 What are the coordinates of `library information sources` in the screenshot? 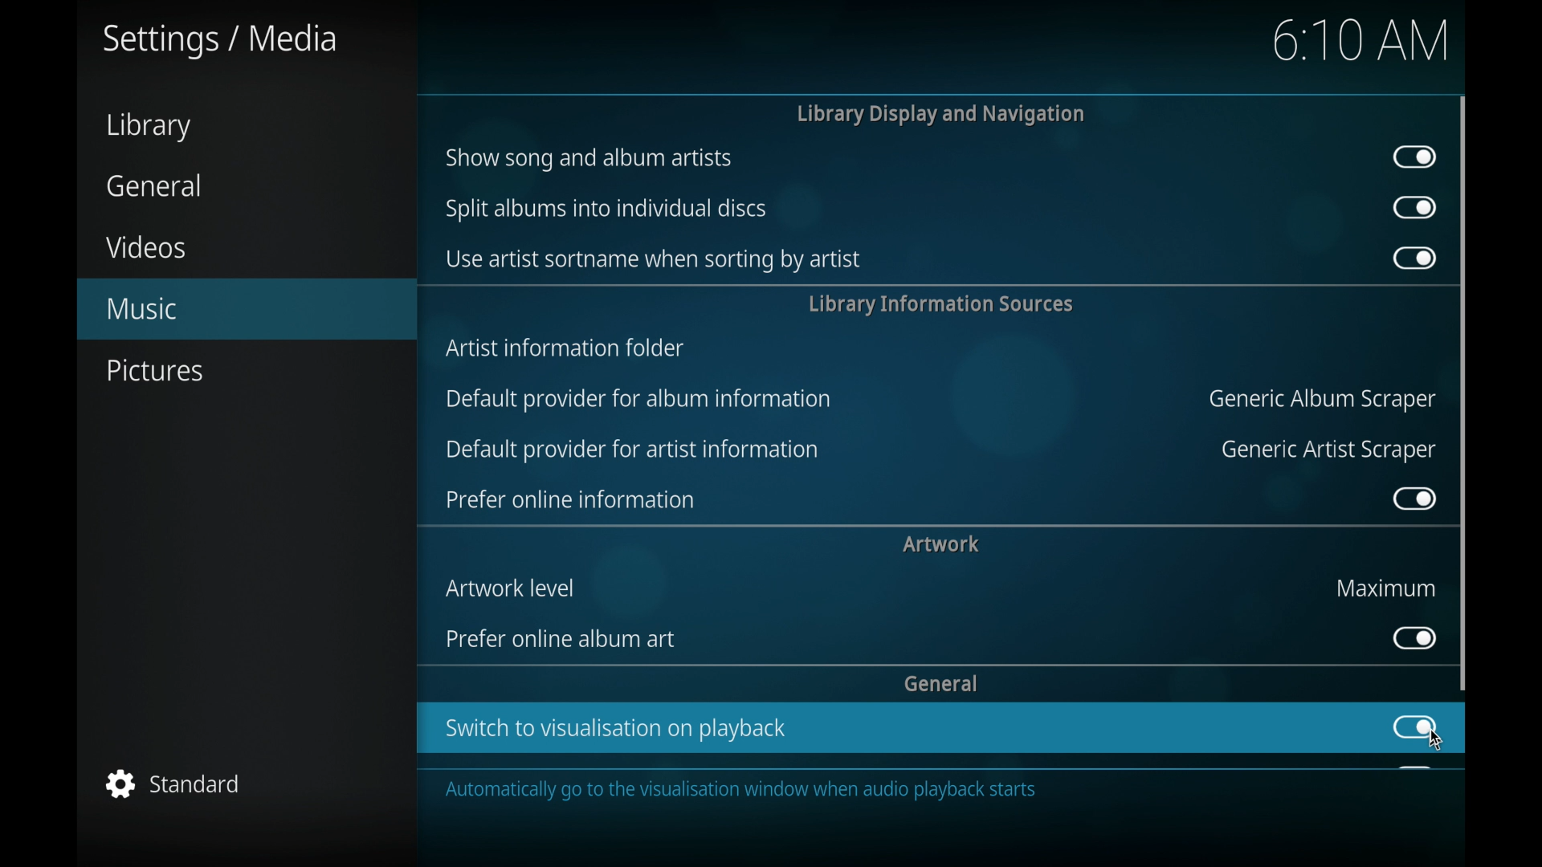 It's located at (939, 303).